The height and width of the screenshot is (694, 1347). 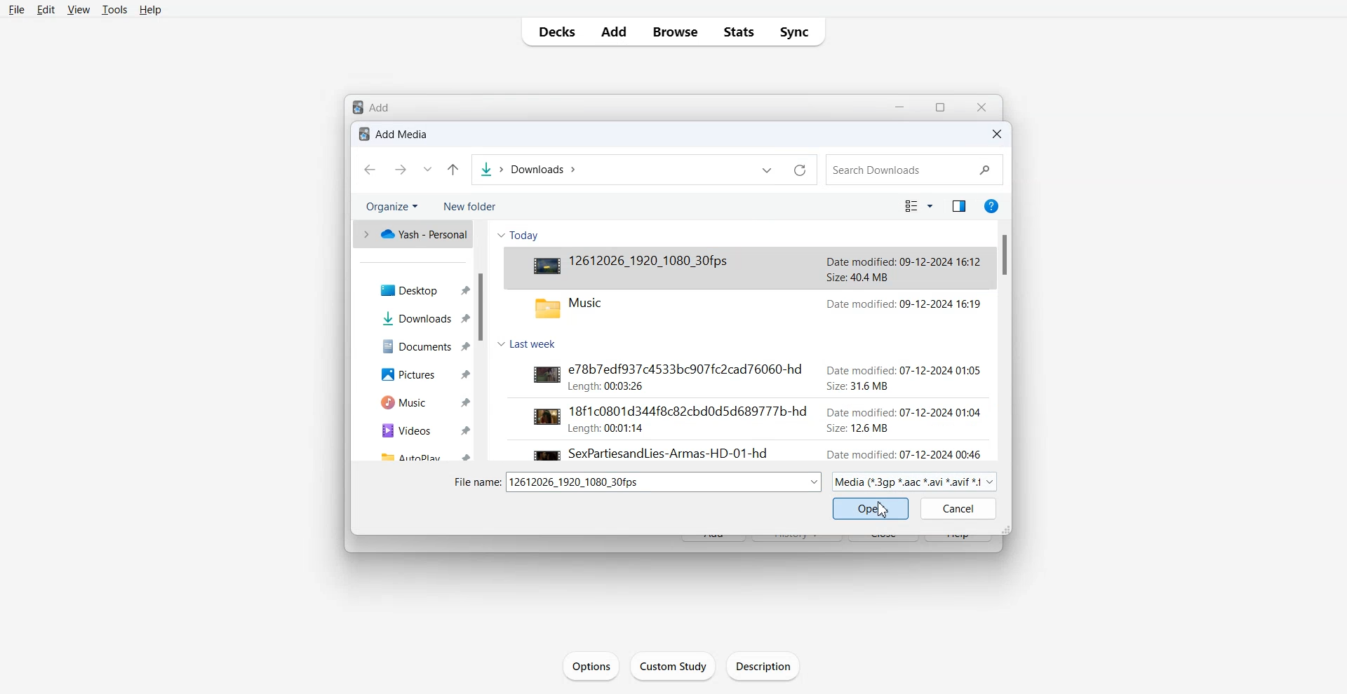 I want to click on New folder, so click(x=467, y=205).